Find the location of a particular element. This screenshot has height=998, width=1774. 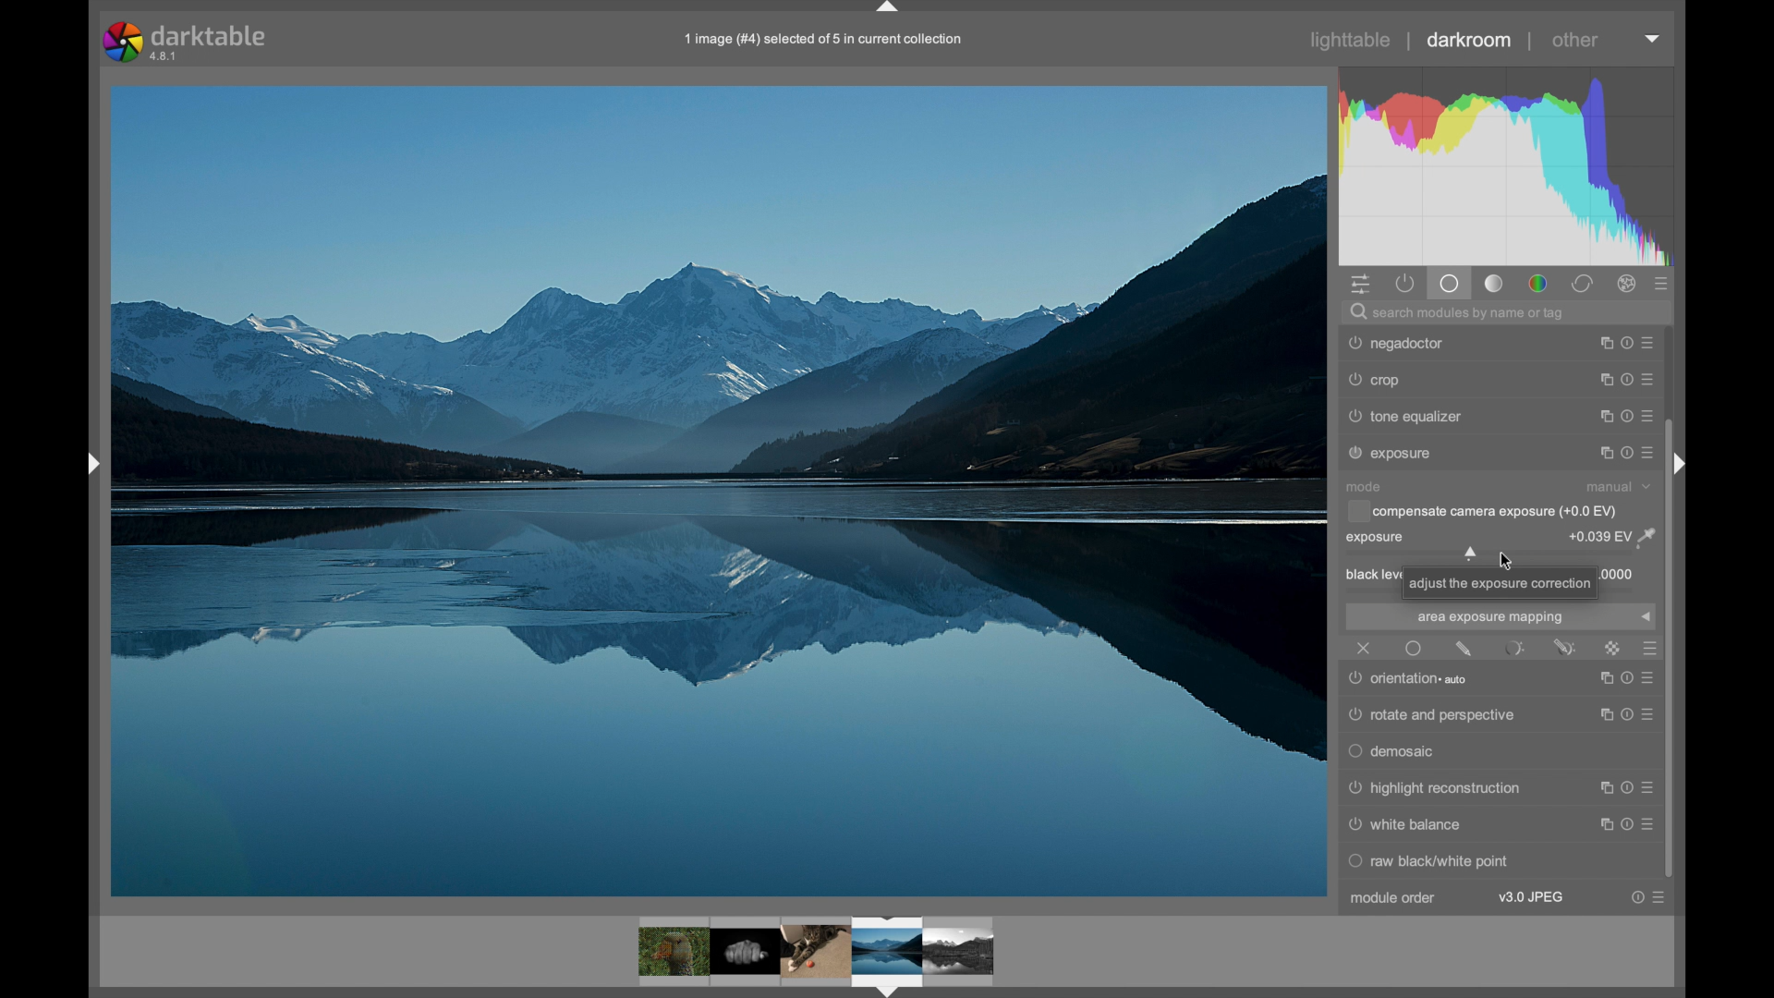

0.039 ev is located at coordinates (1612, 539).